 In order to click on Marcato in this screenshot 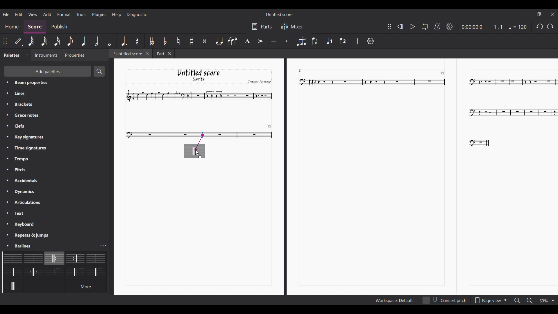, I will do `click(247, 41)`.